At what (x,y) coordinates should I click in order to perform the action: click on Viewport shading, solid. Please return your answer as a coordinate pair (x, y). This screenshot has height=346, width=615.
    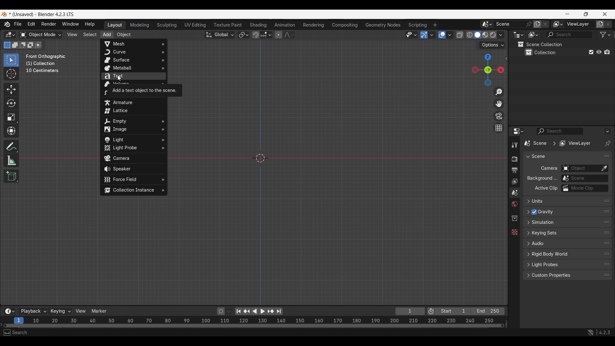
    Looking at the image, I should click on (477, 35).